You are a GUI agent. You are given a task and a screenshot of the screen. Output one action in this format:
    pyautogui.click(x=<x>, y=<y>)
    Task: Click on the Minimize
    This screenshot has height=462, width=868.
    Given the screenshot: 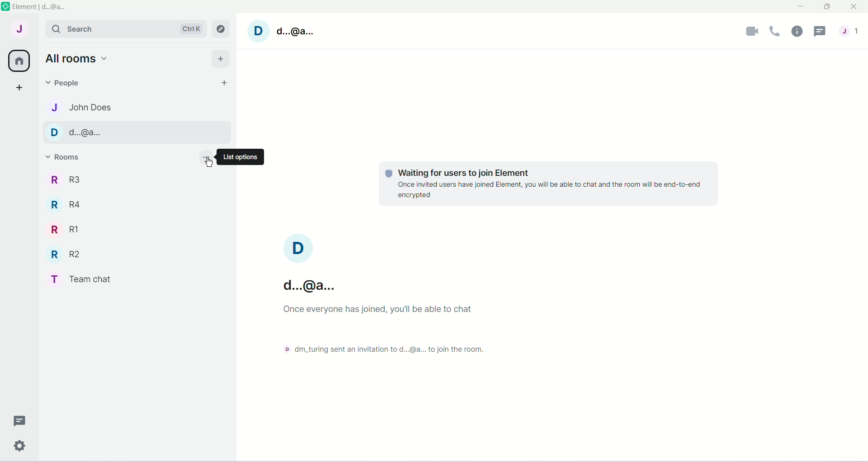 What is the action you would take?
    pyautogui.click(x=799, y=8)
    